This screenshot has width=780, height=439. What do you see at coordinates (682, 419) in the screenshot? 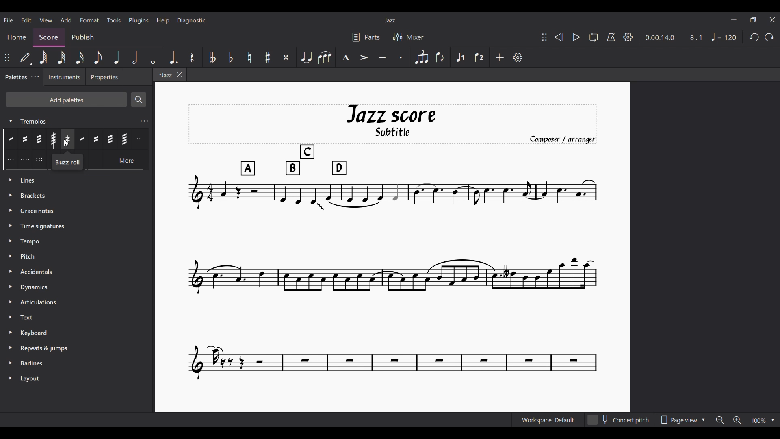
I see `Page view` at bounding box center [682, 419].